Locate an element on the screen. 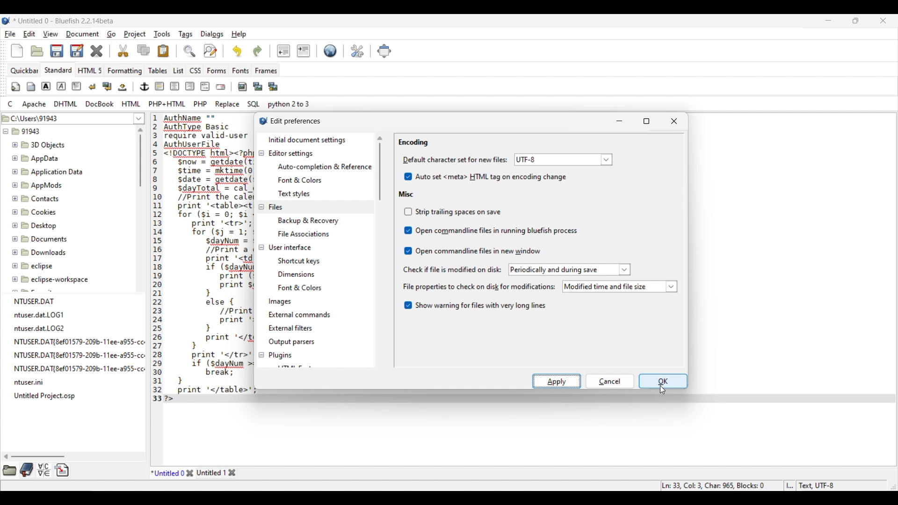 This screenshot has height=505, width=898. Toggle for warning about long files is located at coordinates (475, 304).